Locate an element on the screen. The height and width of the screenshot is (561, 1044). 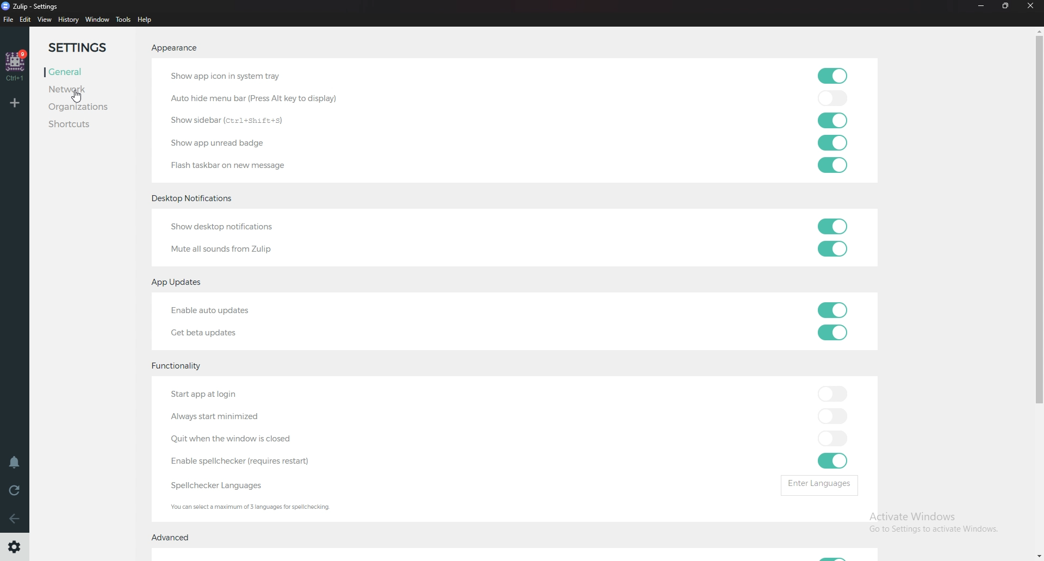
Mute all sounds from Zulip is located at coordinates (226, 250).